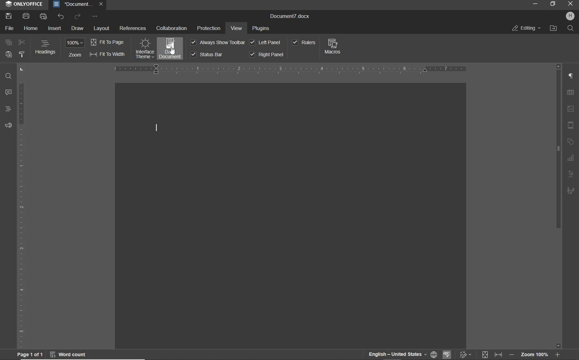 Image resolution: width=579 pixels, height=360 pixels. I want to click on CUT, so click(23, 42).